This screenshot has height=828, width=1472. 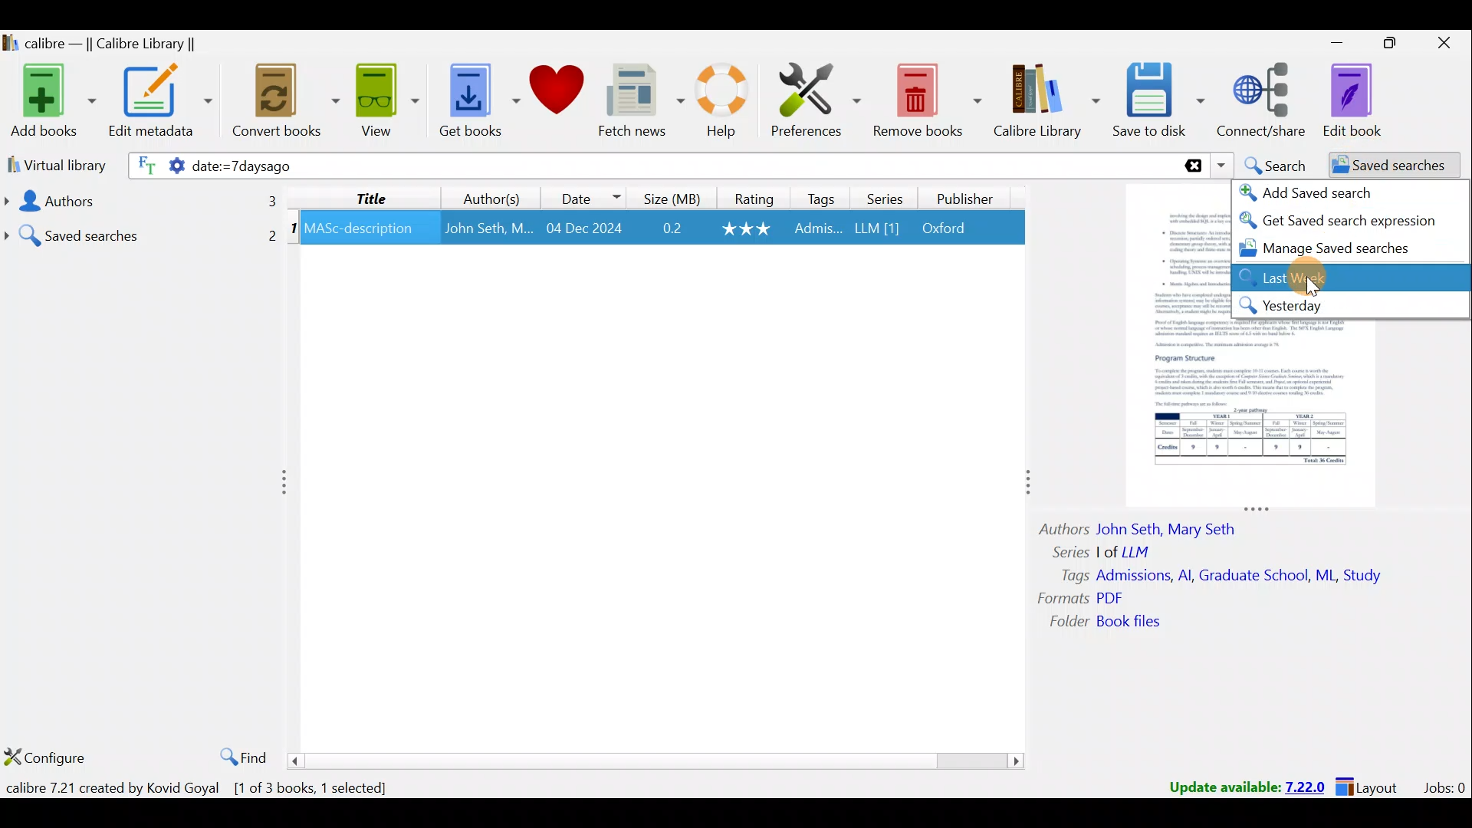 What do you see at coordinates (1333, 249) in the screenshot?
I see `Manage Saved searches` at bounding box center [1333, 249].